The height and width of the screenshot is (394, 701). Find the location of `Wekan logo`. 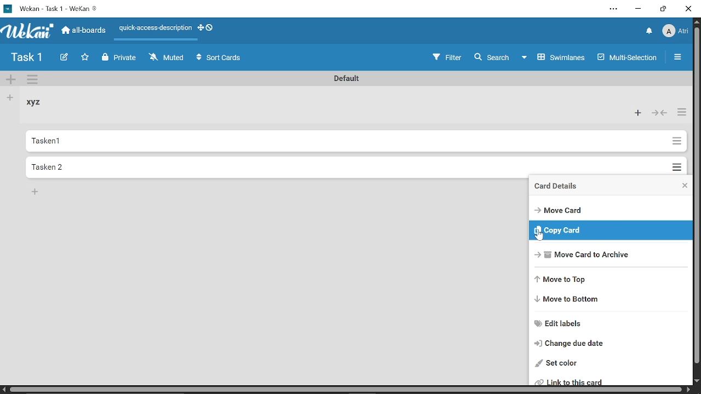

Wekan logo is located at coordinates (28, 32).